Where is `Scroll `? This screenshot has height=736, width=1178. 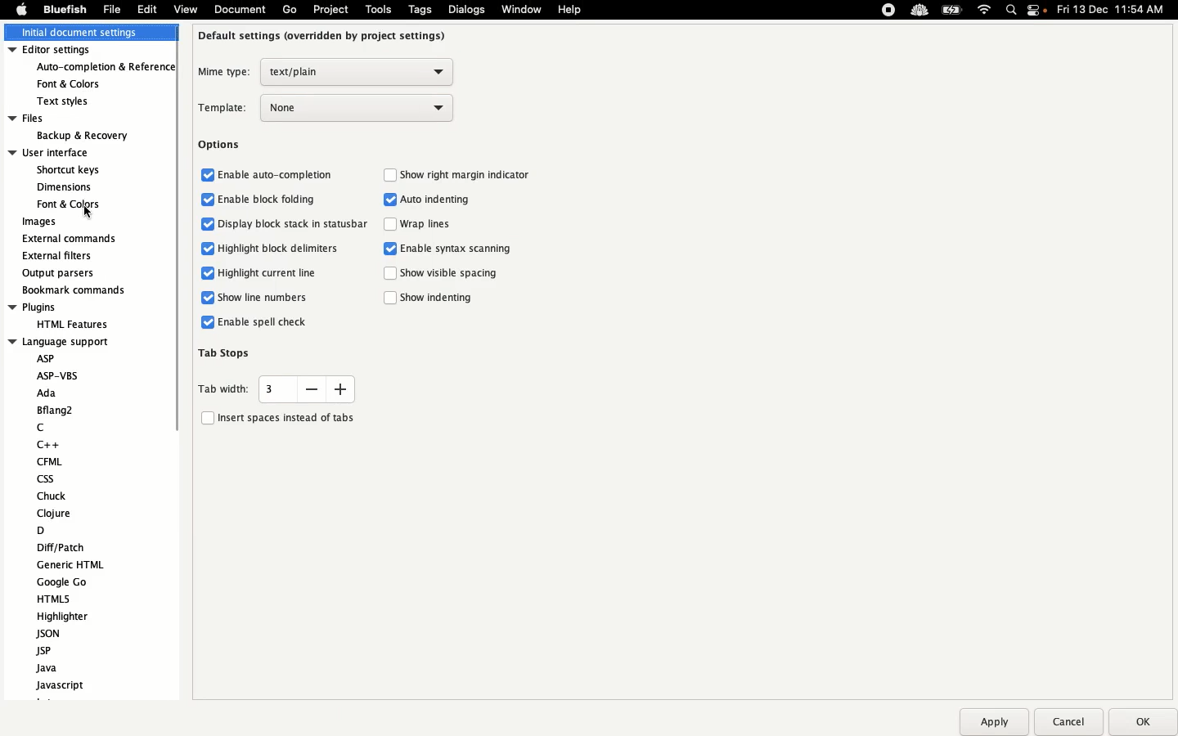
Scroll  is located at coordinates (173, 273).